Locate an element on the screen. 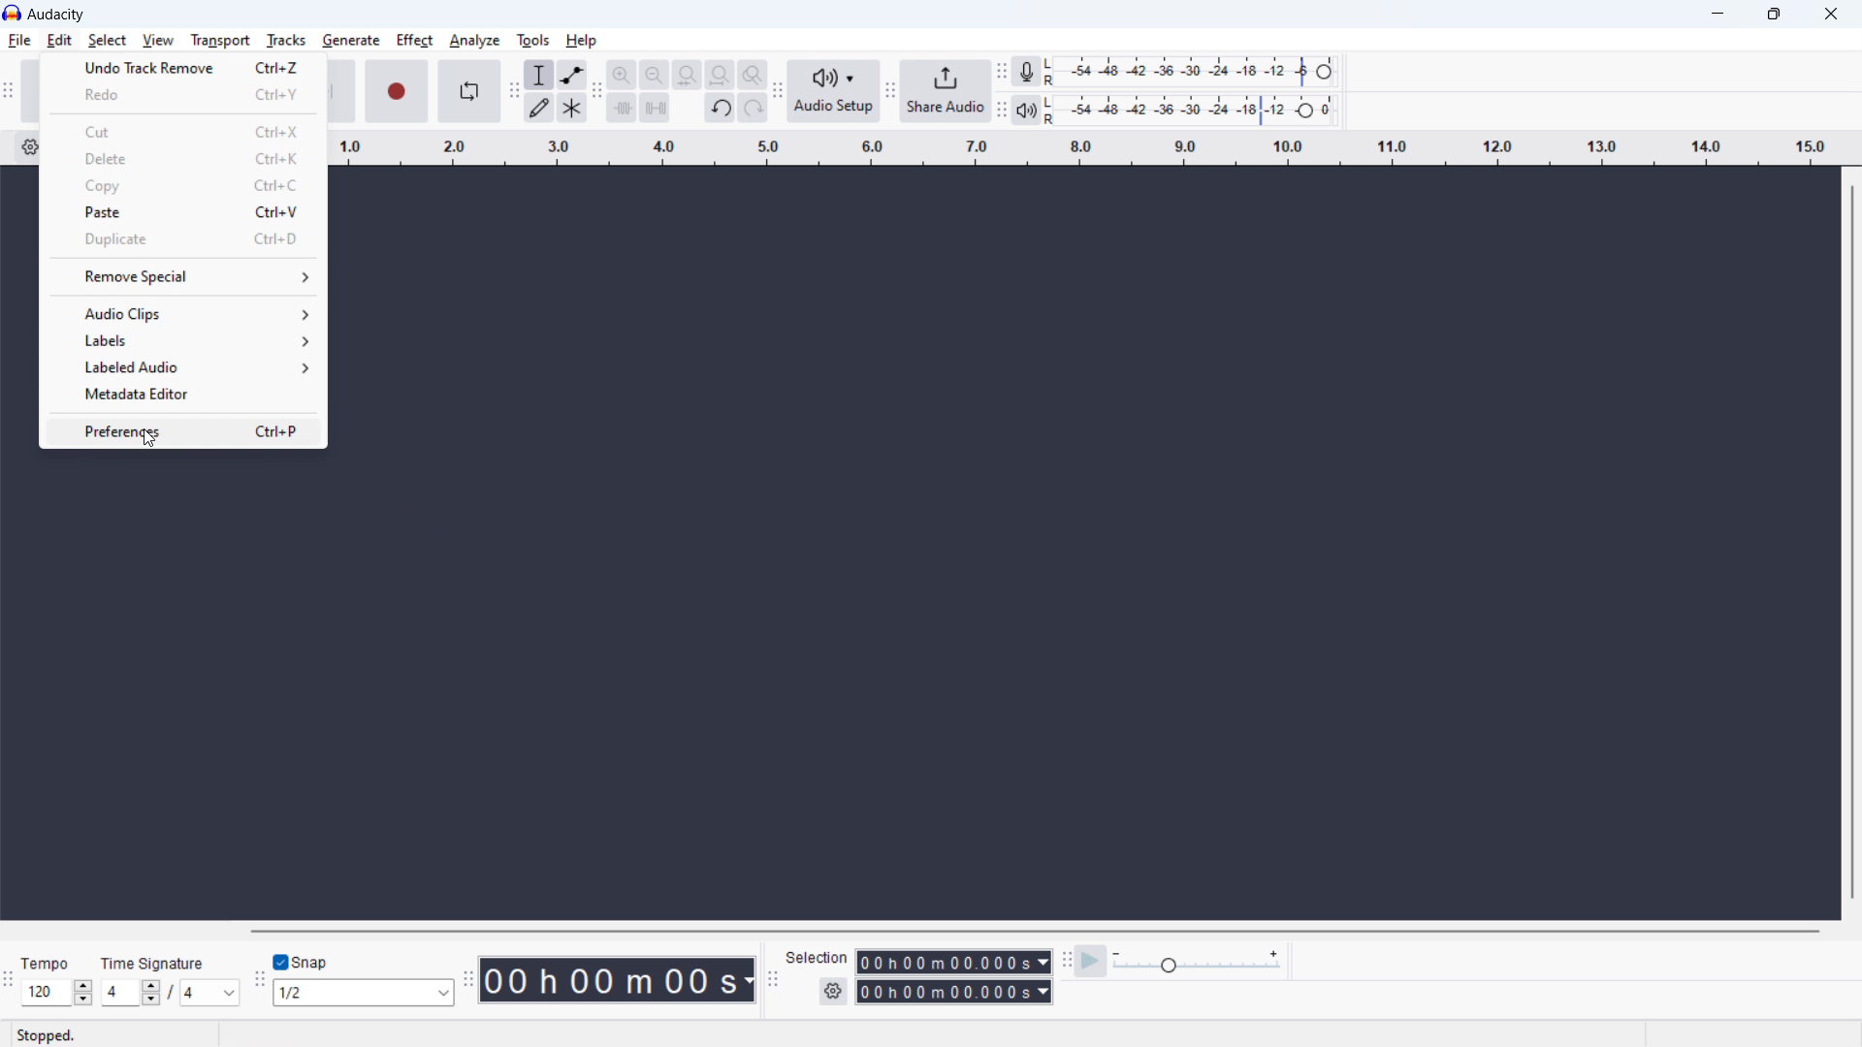 This screenshot has height=1047, width=1862. multi tool is located at coordinates (571, 108).